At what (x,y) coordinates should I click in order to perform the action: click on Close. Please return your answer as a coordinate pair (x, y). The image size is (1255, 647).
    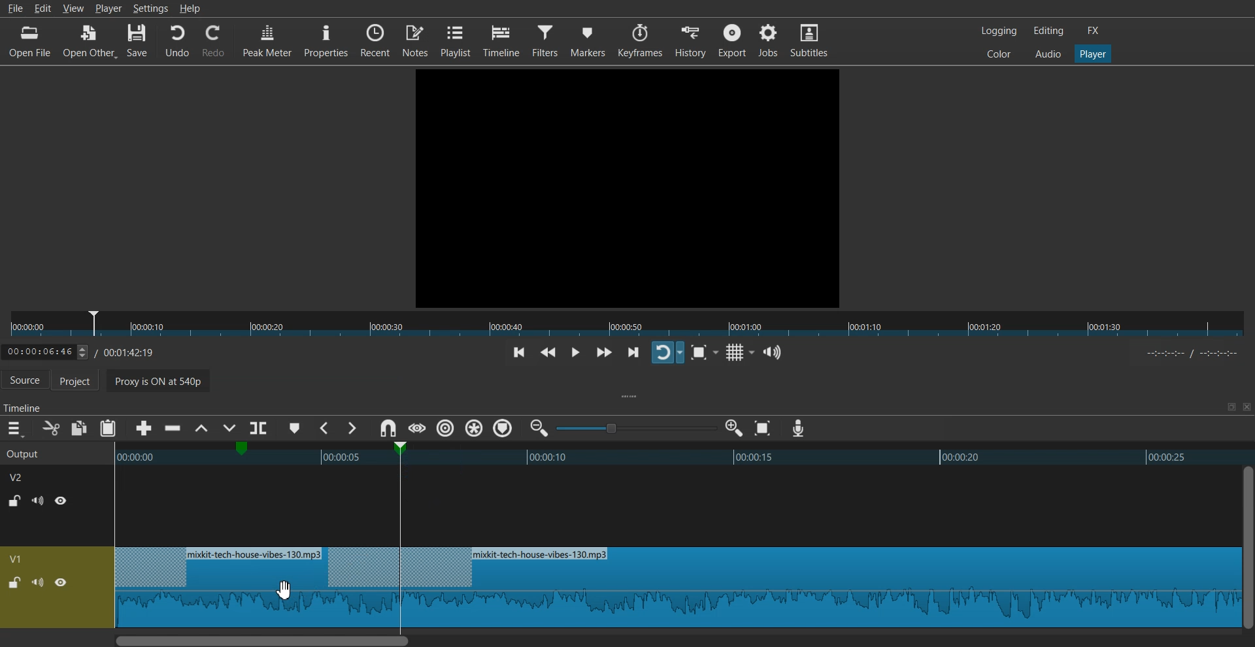
    Looking at the image, I should click on (1245, 407).